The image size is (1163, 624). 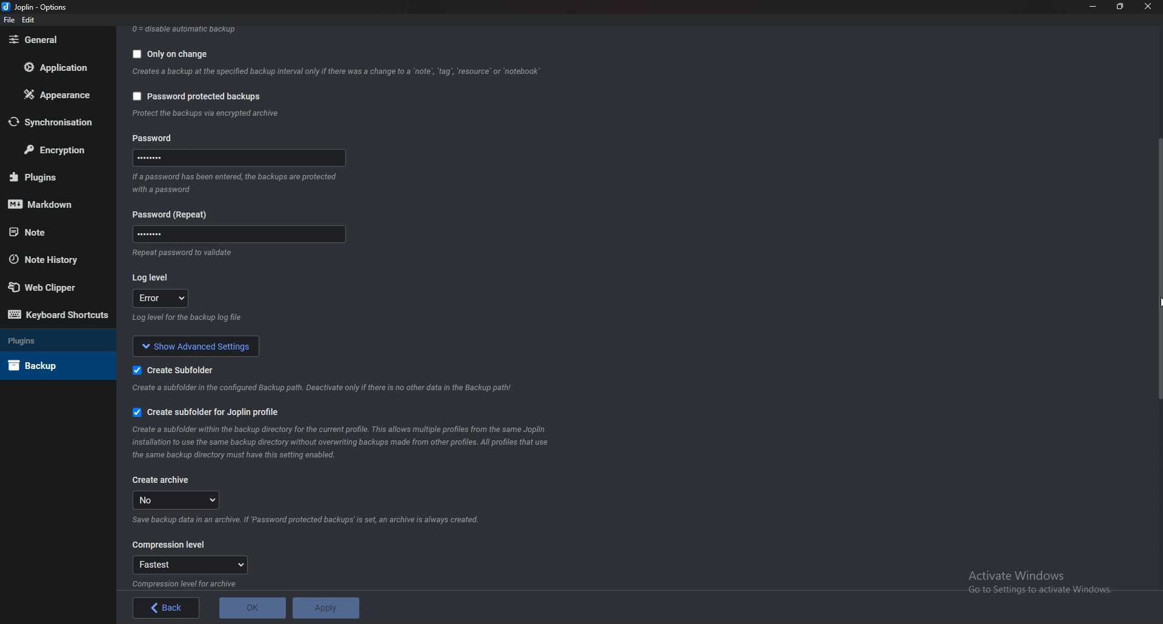 What do you see at coordinates (45, 365) in the screenshot?
I see `Back up` at bounding box center [45, 365].